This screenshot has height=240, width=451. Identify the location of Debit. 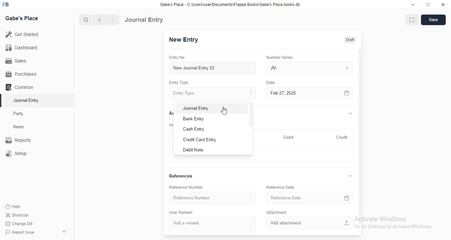
(289, 138).